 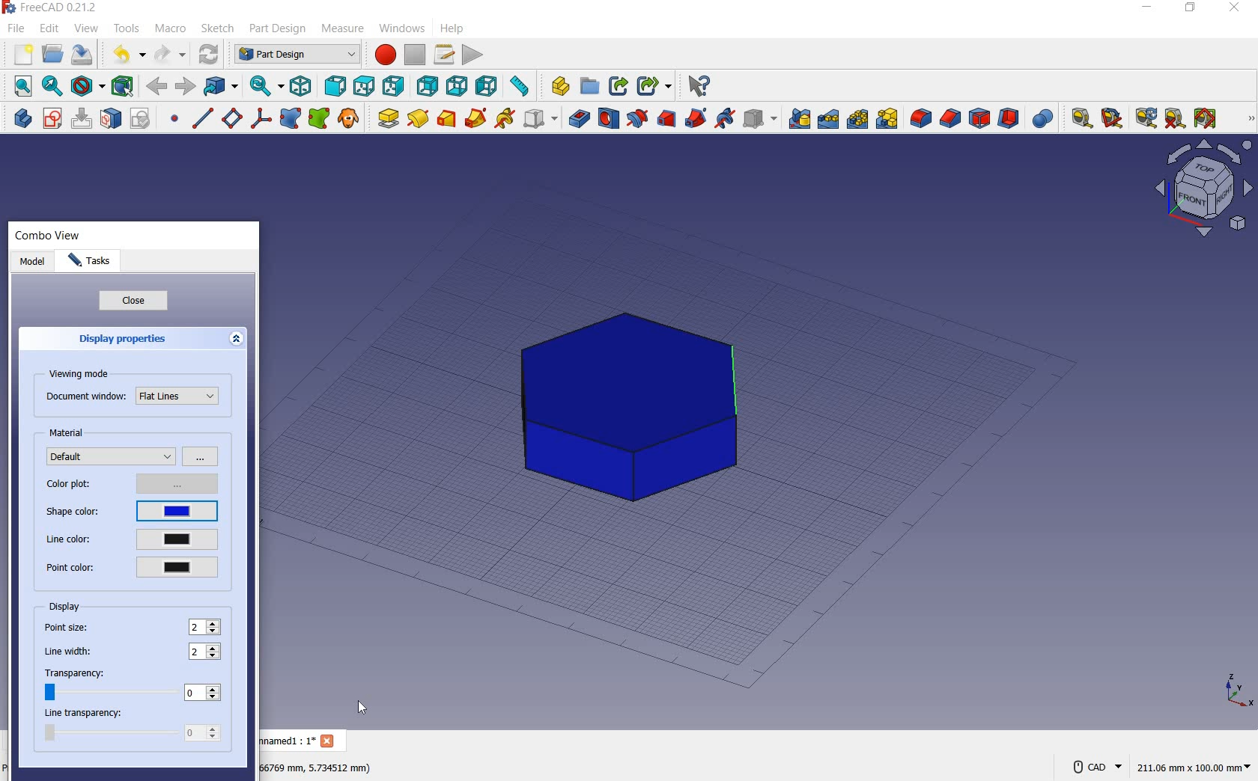 I want to click on current line color, so click(x=177, y=538).